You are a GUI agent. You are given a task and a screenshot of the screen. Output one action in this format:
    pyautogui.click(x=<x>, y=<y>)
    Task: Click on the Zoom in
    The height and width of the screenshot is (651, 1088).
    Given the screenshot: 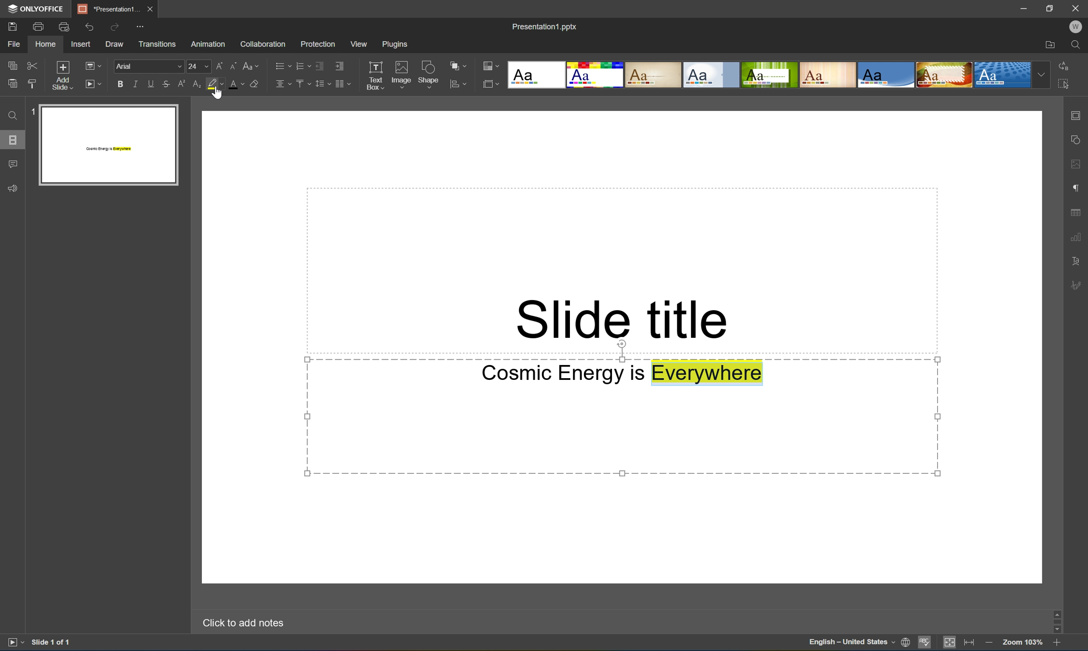 What is the action you would take?
    pyautogui.click(x=1057, y=642)
    